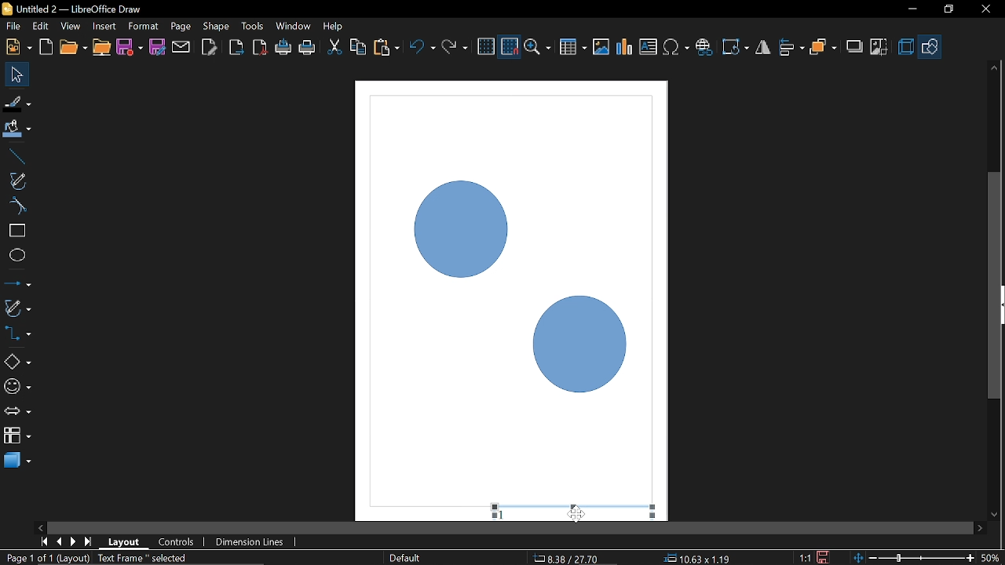 This screenshot has width=1005, height=565. I want to click on symbol shapes, so click(17, 389).